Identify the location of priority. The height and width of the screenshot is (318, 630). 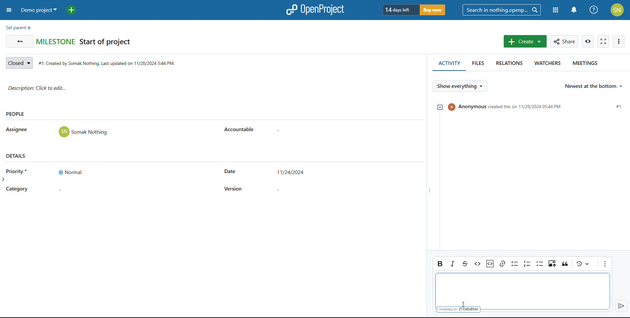
(19, 171).